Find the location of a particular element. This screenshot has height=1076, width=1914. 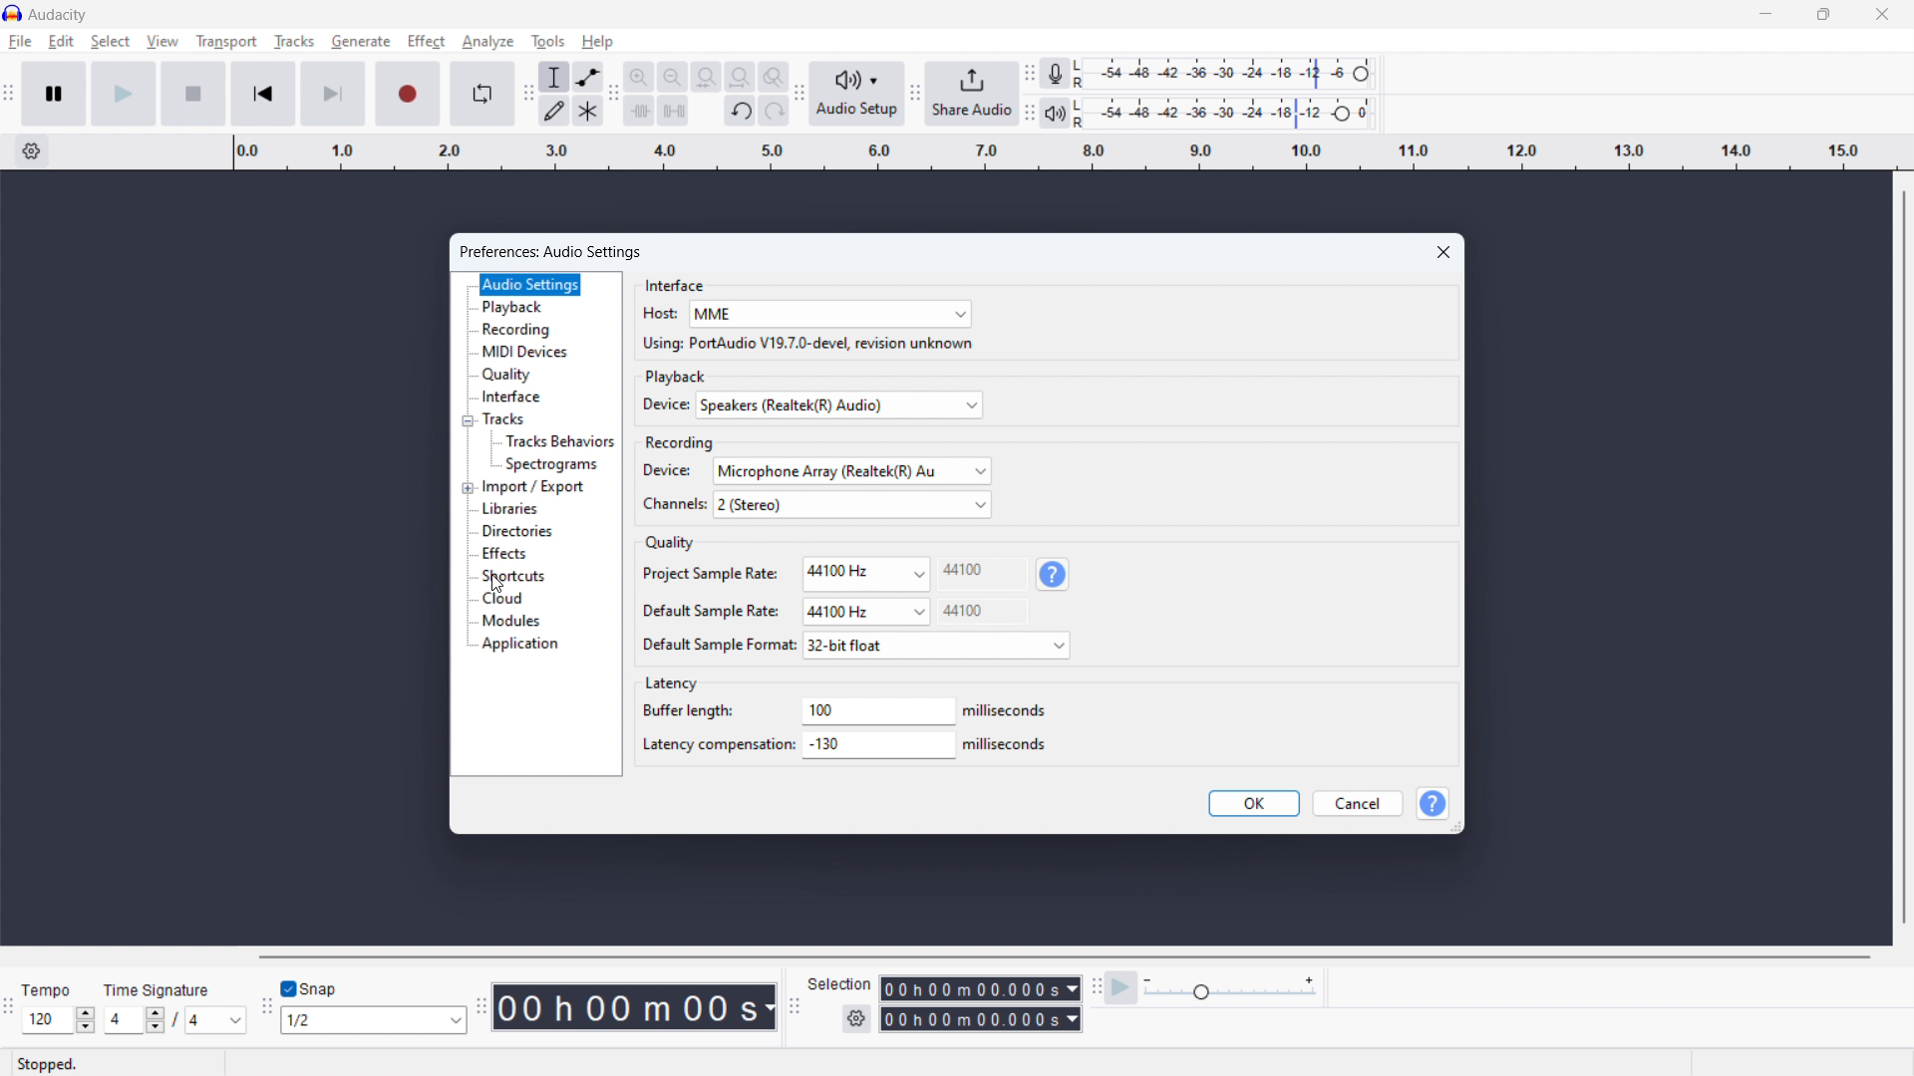

Increase/Decrease Tempo is located at coordinates (86, 1020).